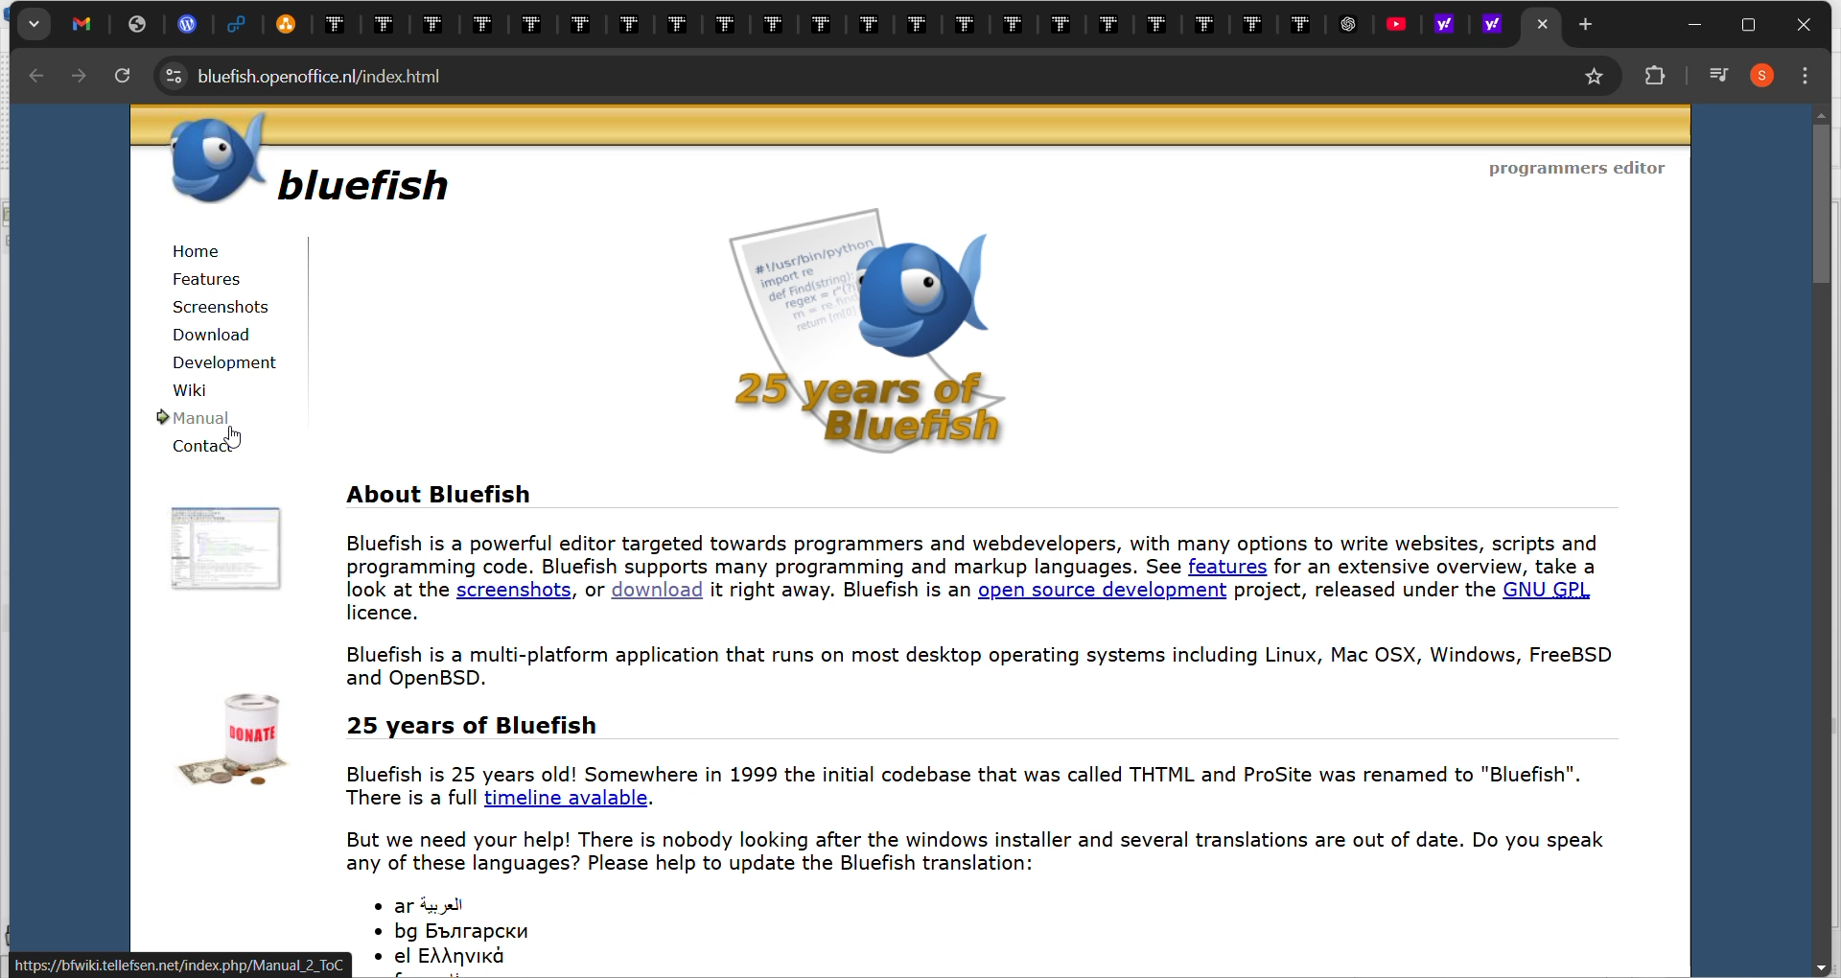  I want to click on new tab, so click(1588, 24).